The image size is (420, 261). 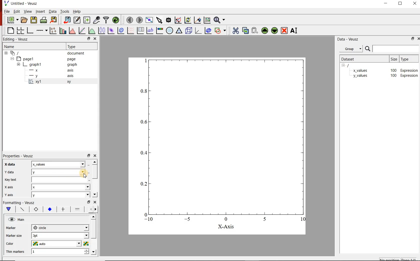 What do you see at coordinates (34, 20) in the screenshot?
I see `save` at bounding box center [34, 20].